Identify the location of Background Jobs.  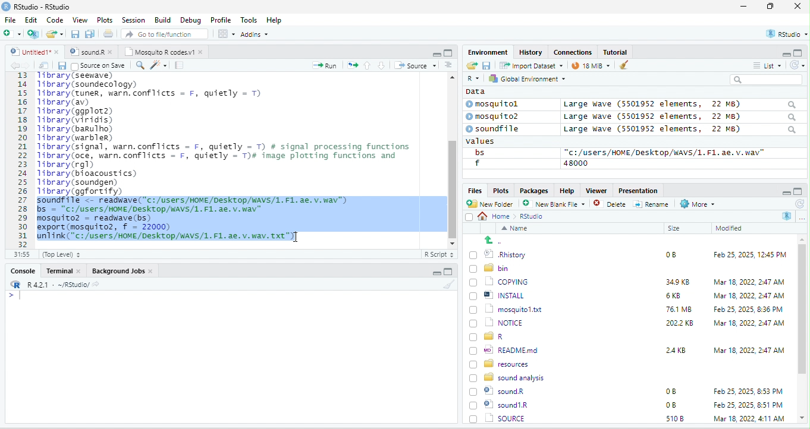
(122, 270).